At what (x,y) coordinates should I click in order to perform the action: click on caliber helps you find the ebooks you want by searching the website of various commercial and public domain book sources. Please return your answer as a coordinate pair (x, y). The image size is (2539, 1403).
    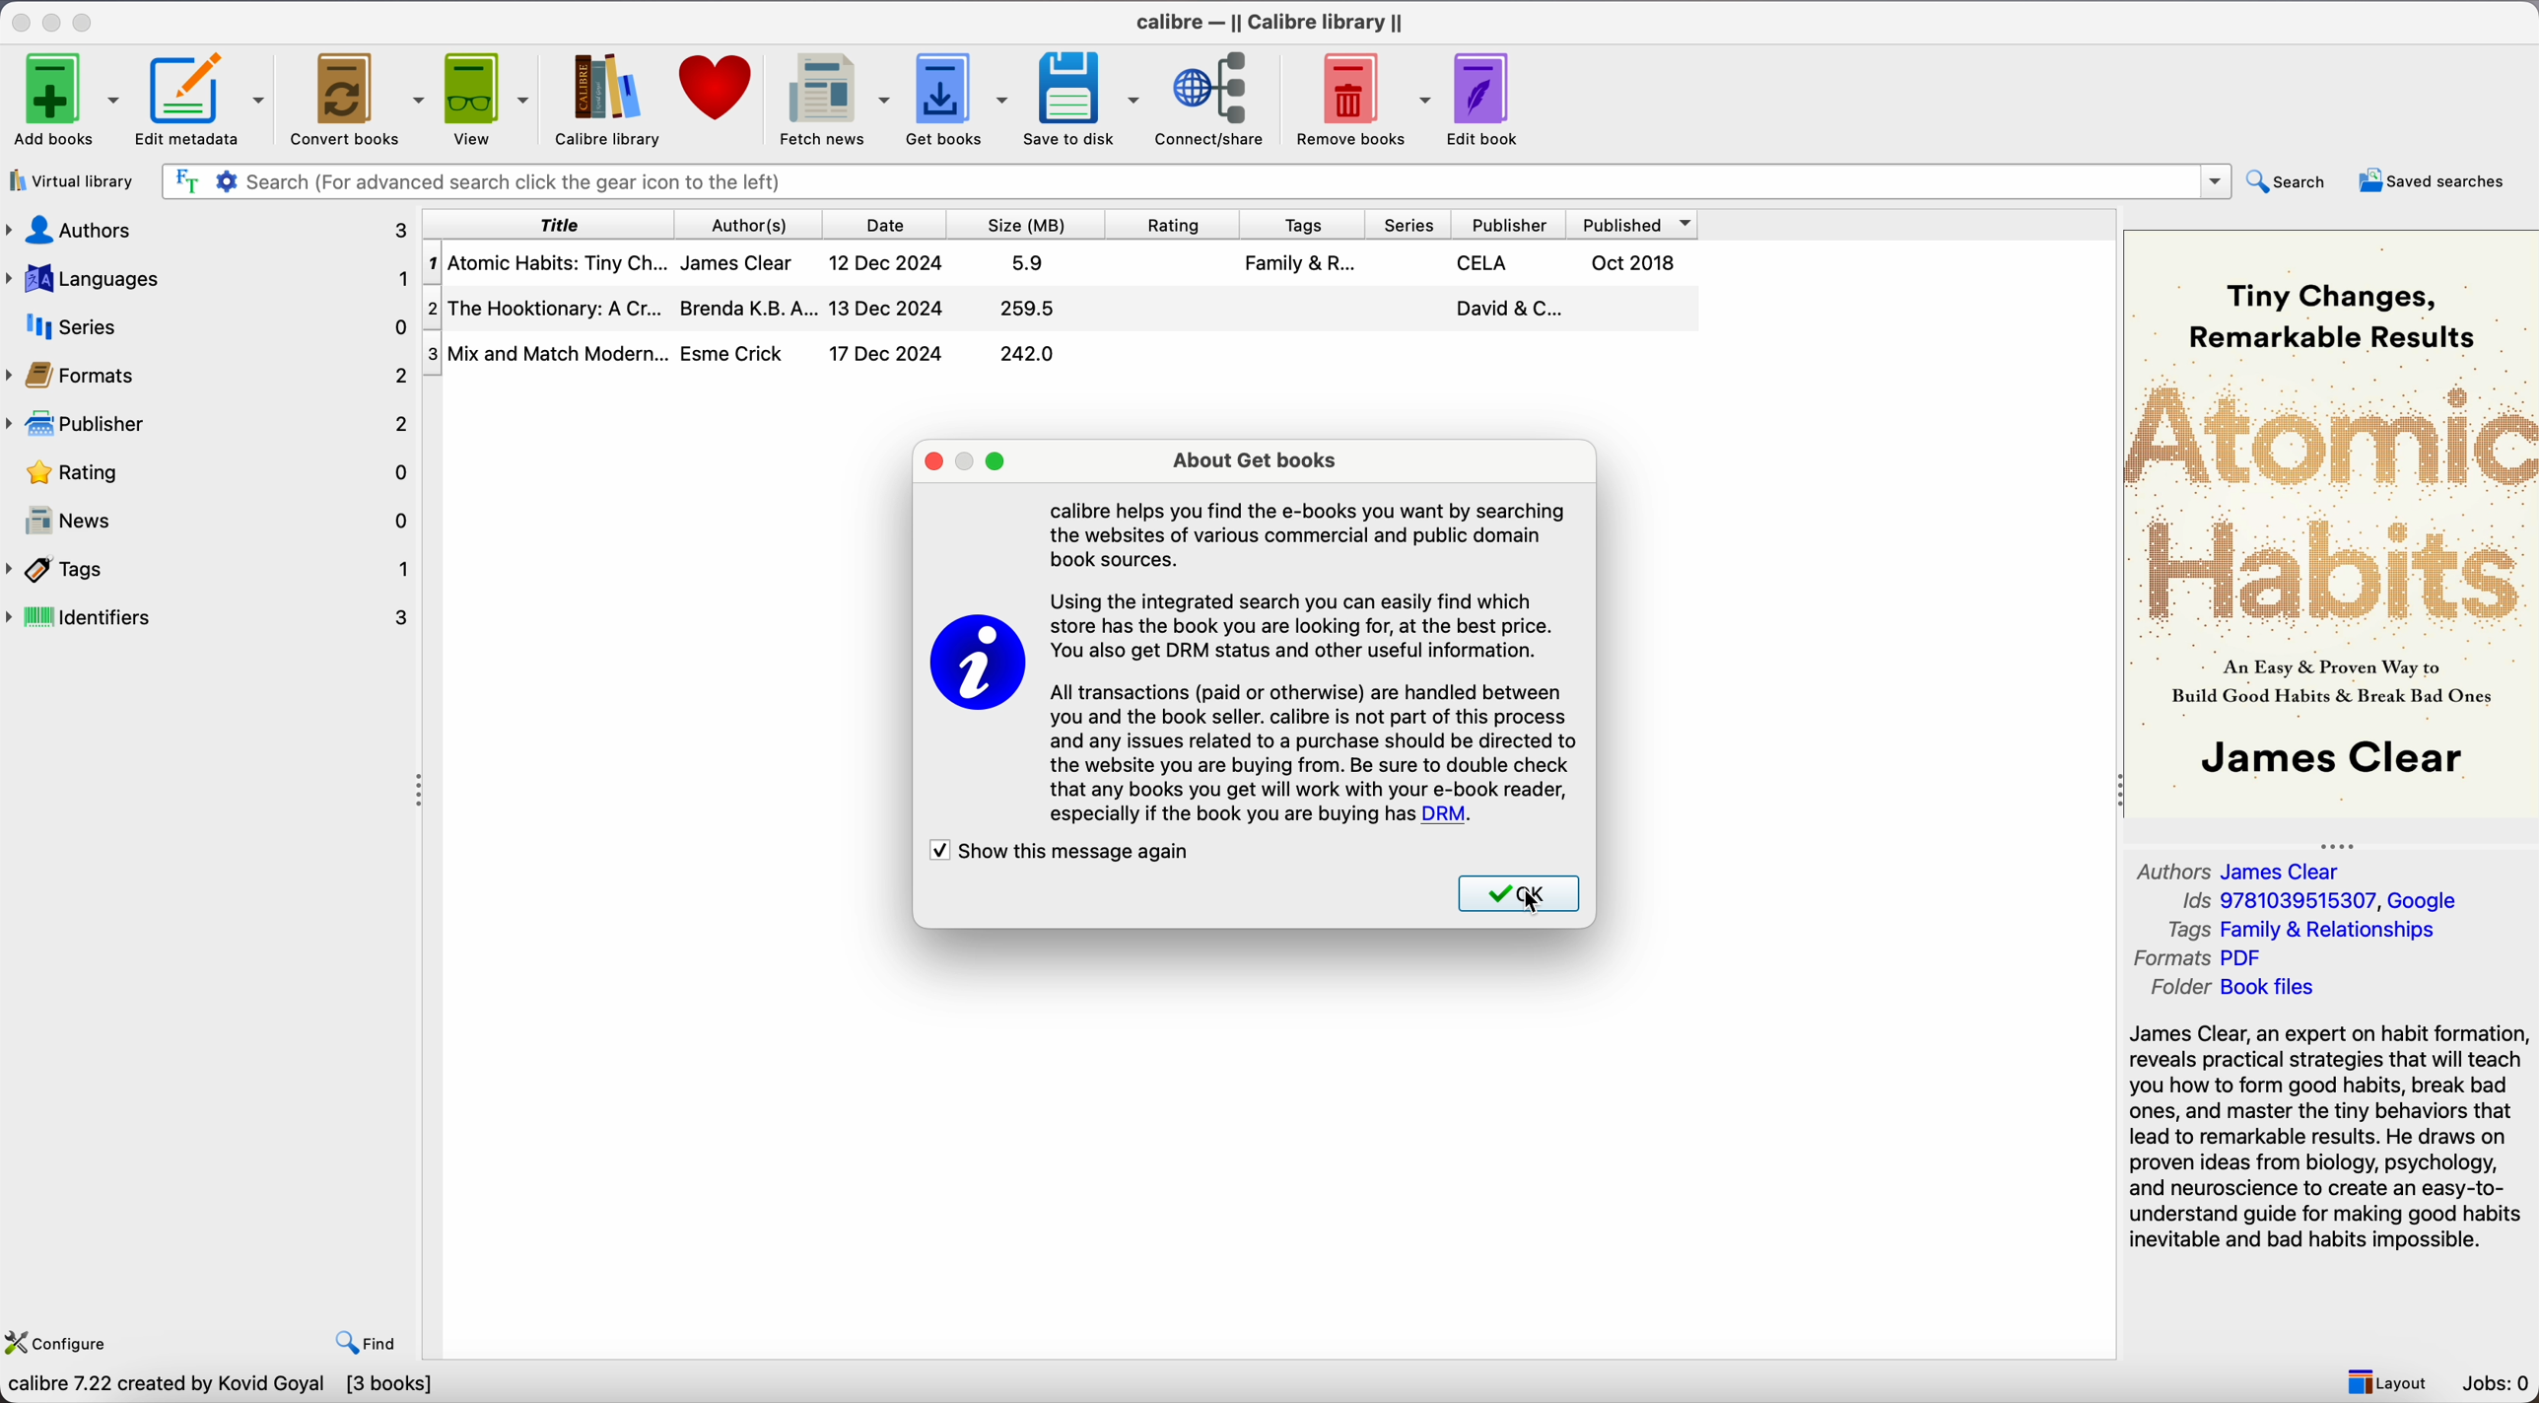
    Looking at the image, I should click on (1313, 534).